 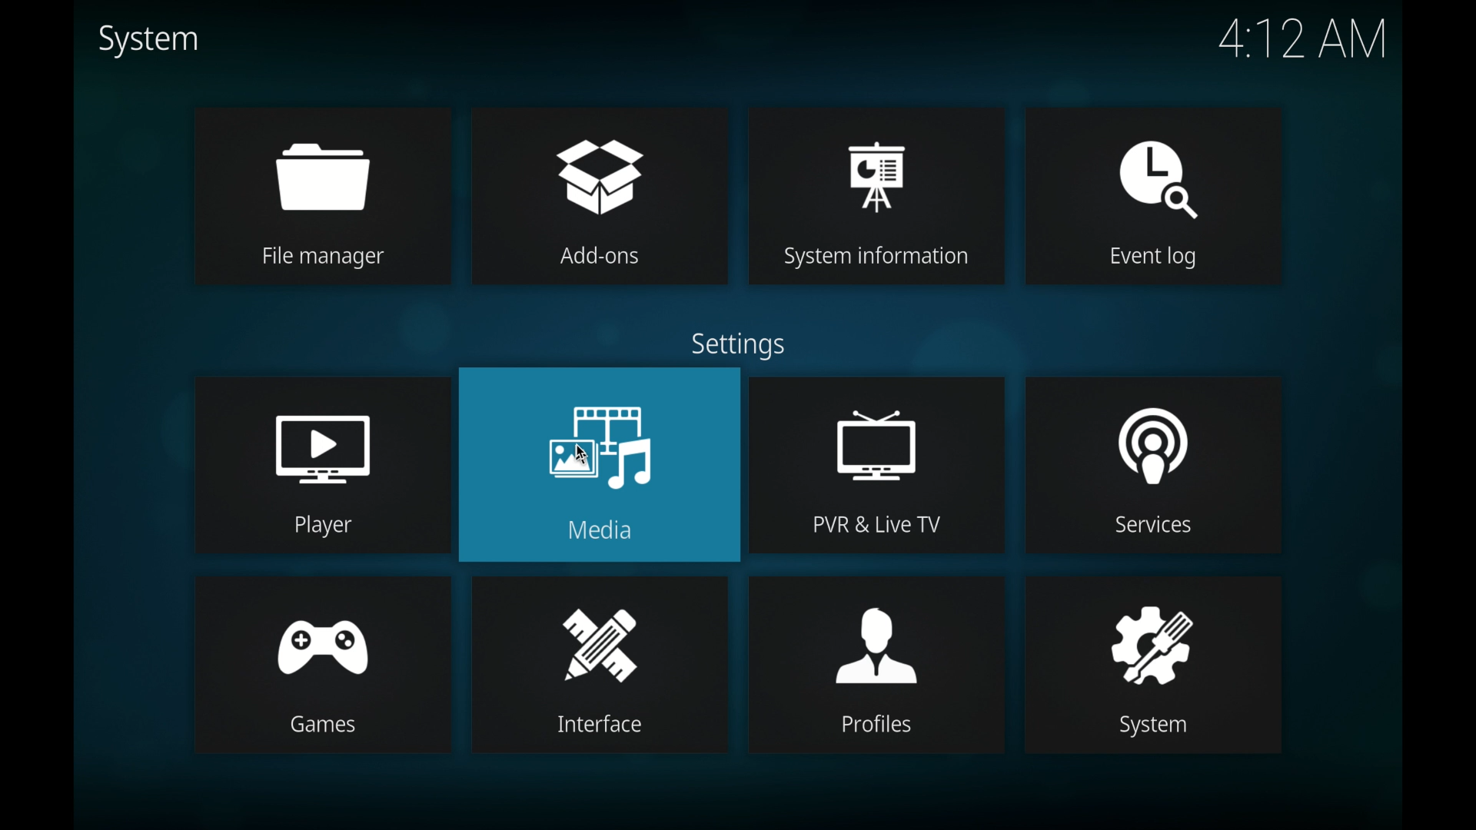 I want to click on System information, so click(x=882, y=261).